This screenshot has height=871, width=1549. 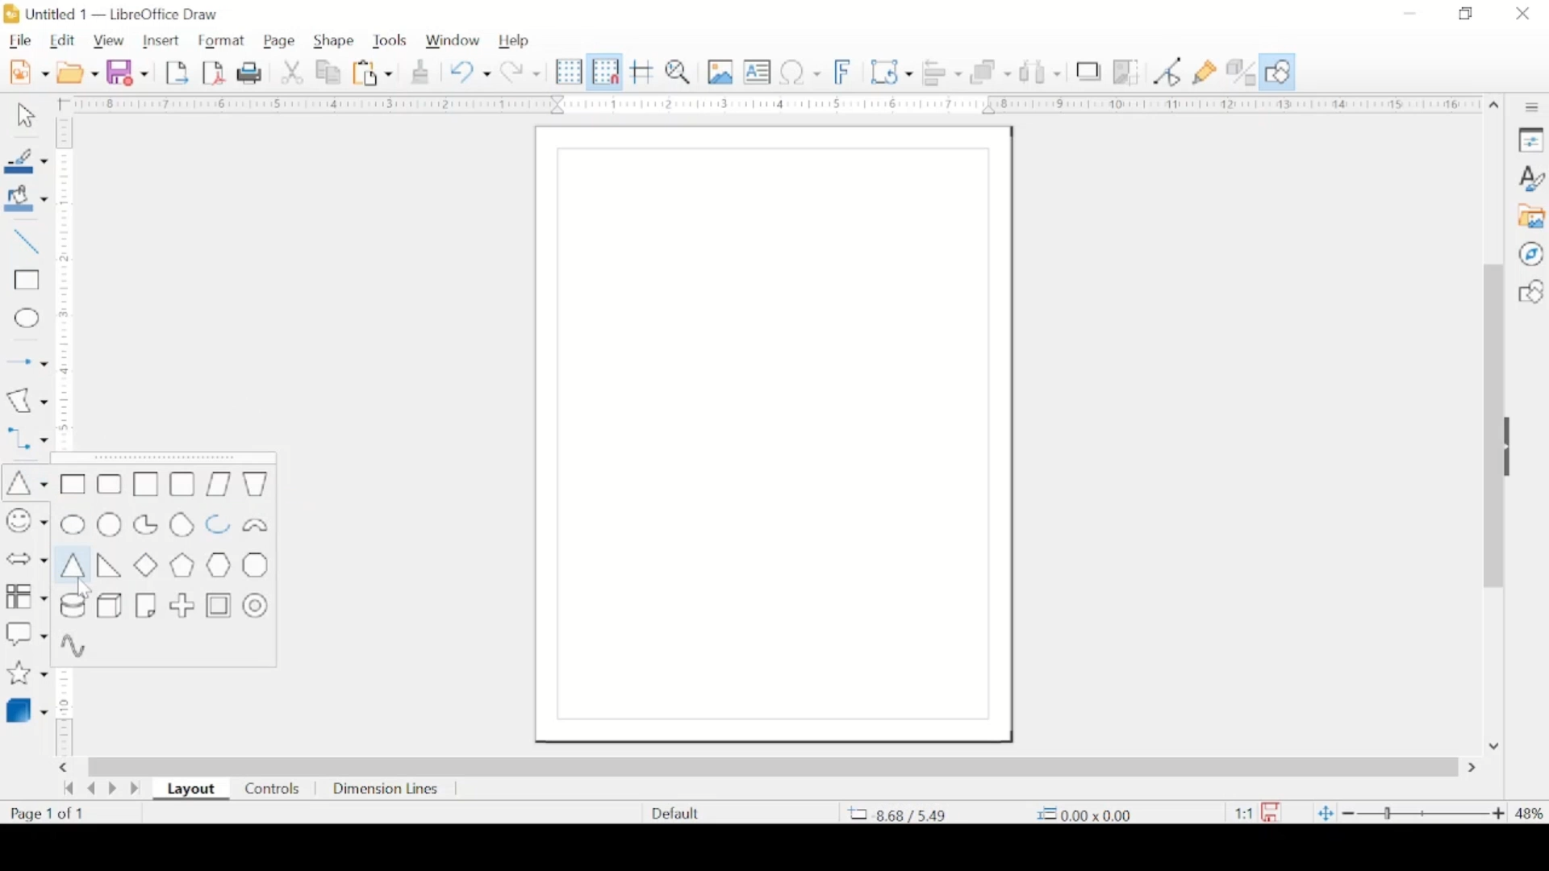 I want to click on right triangle, so click(x=108, y=566).